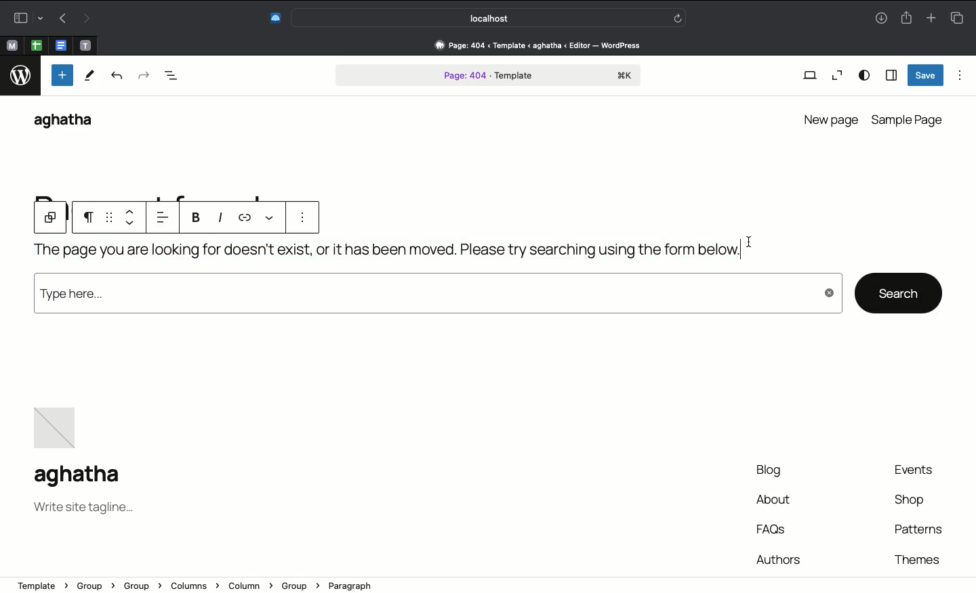 Image resolution: width=976 pixels, height=593 pixels. Describe the element at coordinates (911, 502) in the screenshot. I see `Shop` at that location.